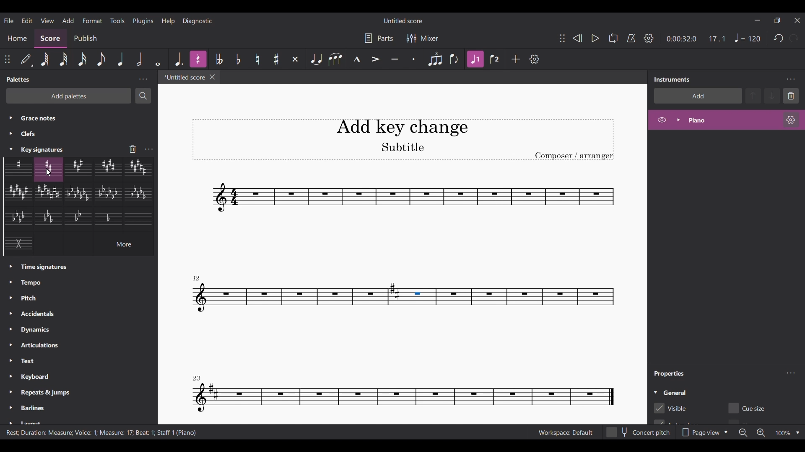 The height and width of the screenshot is (452, 805). I want to click on Search palette, so click(143, 95).